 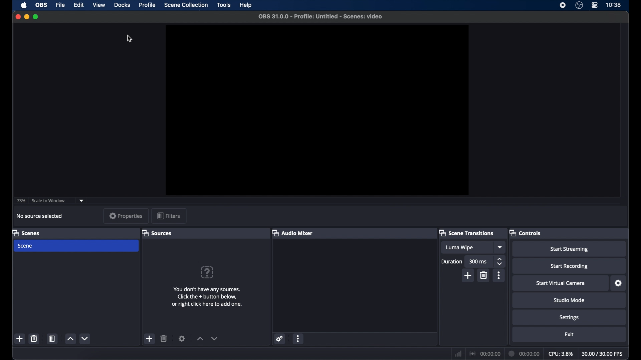 I want to click on OBS 31.0.0 - Profile: Untitled - Scenes: video, so click(x=322, y=16).